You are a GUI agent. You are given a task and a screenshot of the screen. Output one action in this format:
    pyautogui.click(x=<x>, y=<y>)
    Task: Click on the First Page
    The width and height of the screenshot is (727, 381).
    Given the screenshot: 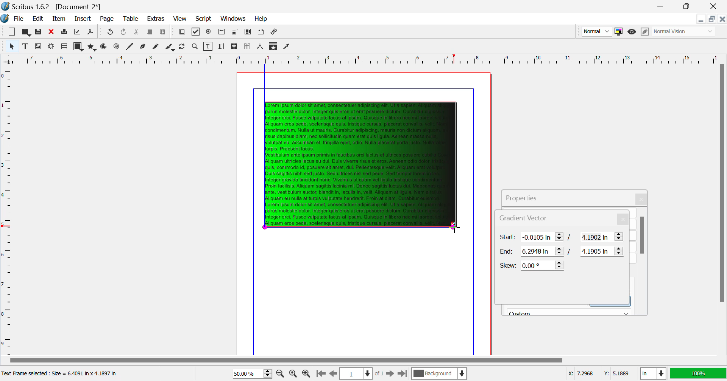 What is the action you would take?
    pyautogui.click(x=320, y=374)
    